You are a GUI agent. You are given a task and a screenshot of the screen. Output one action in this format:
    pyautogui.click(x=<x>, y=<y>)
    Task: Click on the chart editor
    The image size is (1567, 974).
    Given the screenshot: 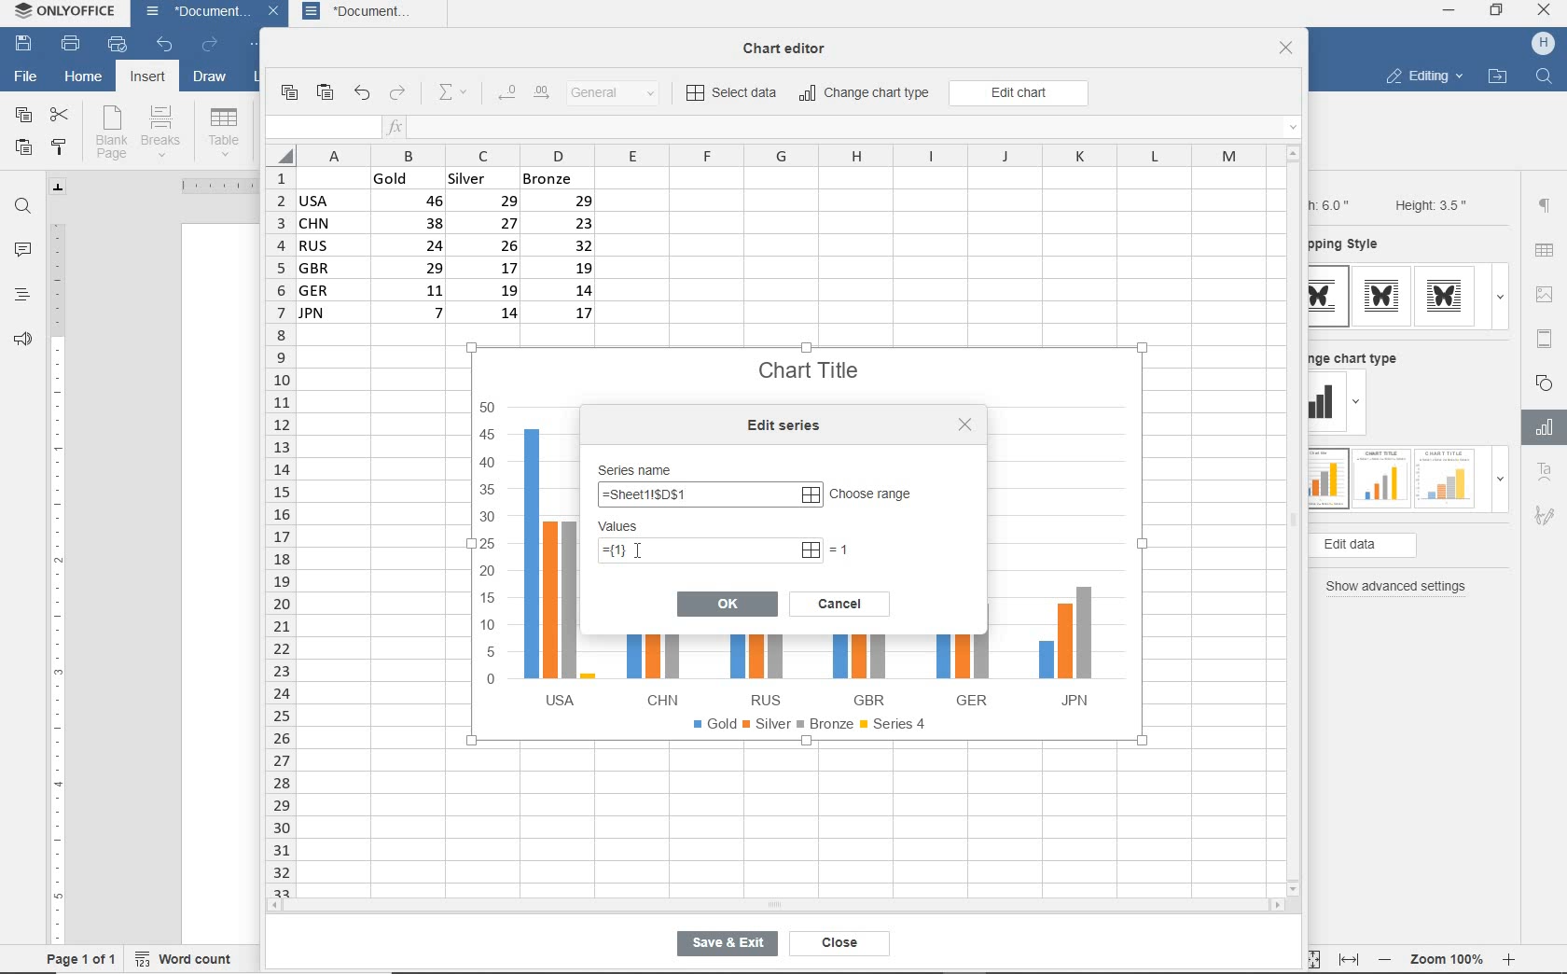 What is the action you would take?
    pyautogui.click(x=791, y=43)
    